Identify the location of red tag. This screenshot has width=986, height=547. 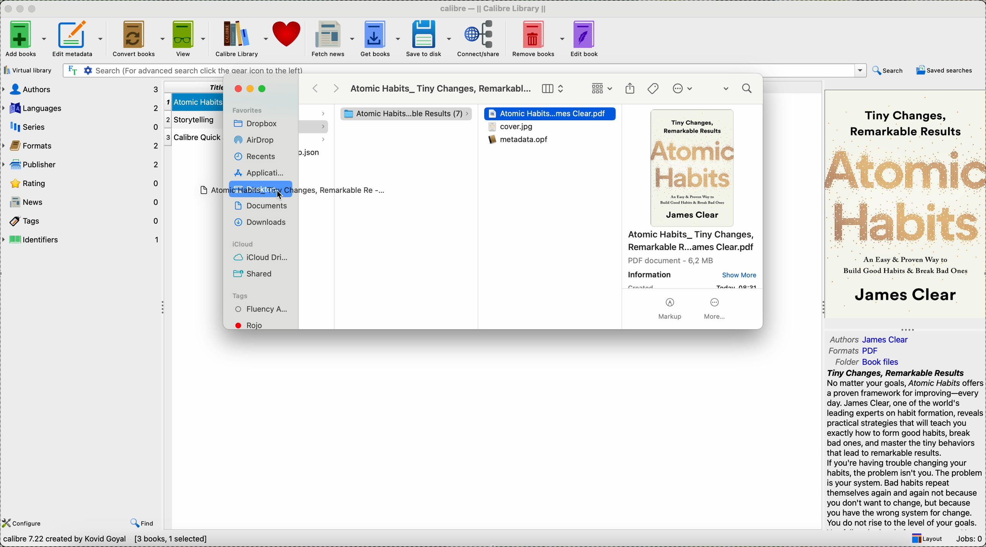
(254, 325).